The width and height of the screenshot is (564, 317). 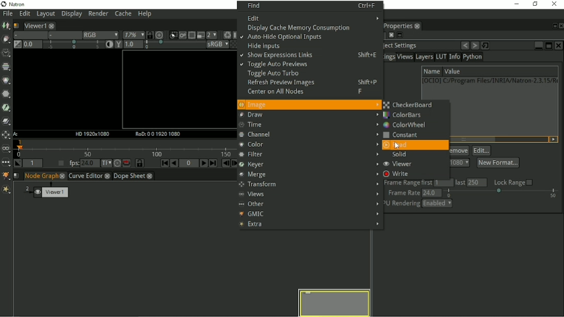 What do you see at coordinates (431, 71) in the screenshot?
I see `Name` at bounding box center [431, 71].